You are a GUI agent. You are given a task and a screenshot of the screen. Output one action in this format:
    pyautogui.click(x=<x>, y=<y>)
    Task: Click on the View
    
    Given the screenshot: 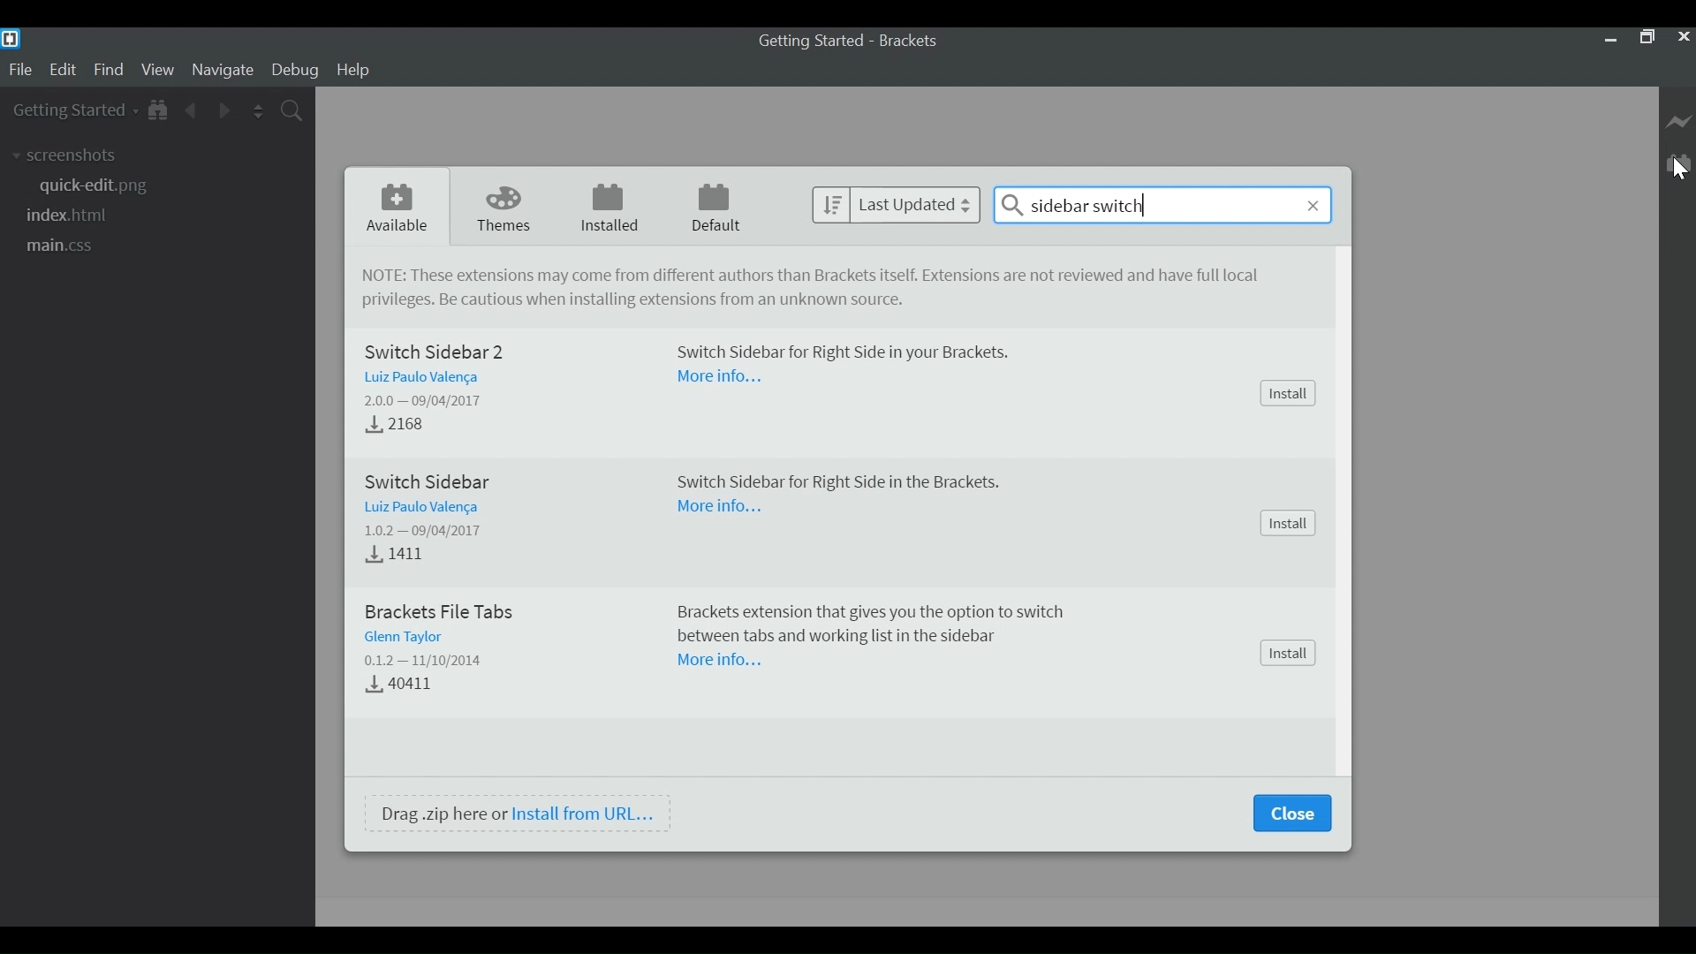 What is the action you would take?
    pyautogui.click(x=157, y=72)
    